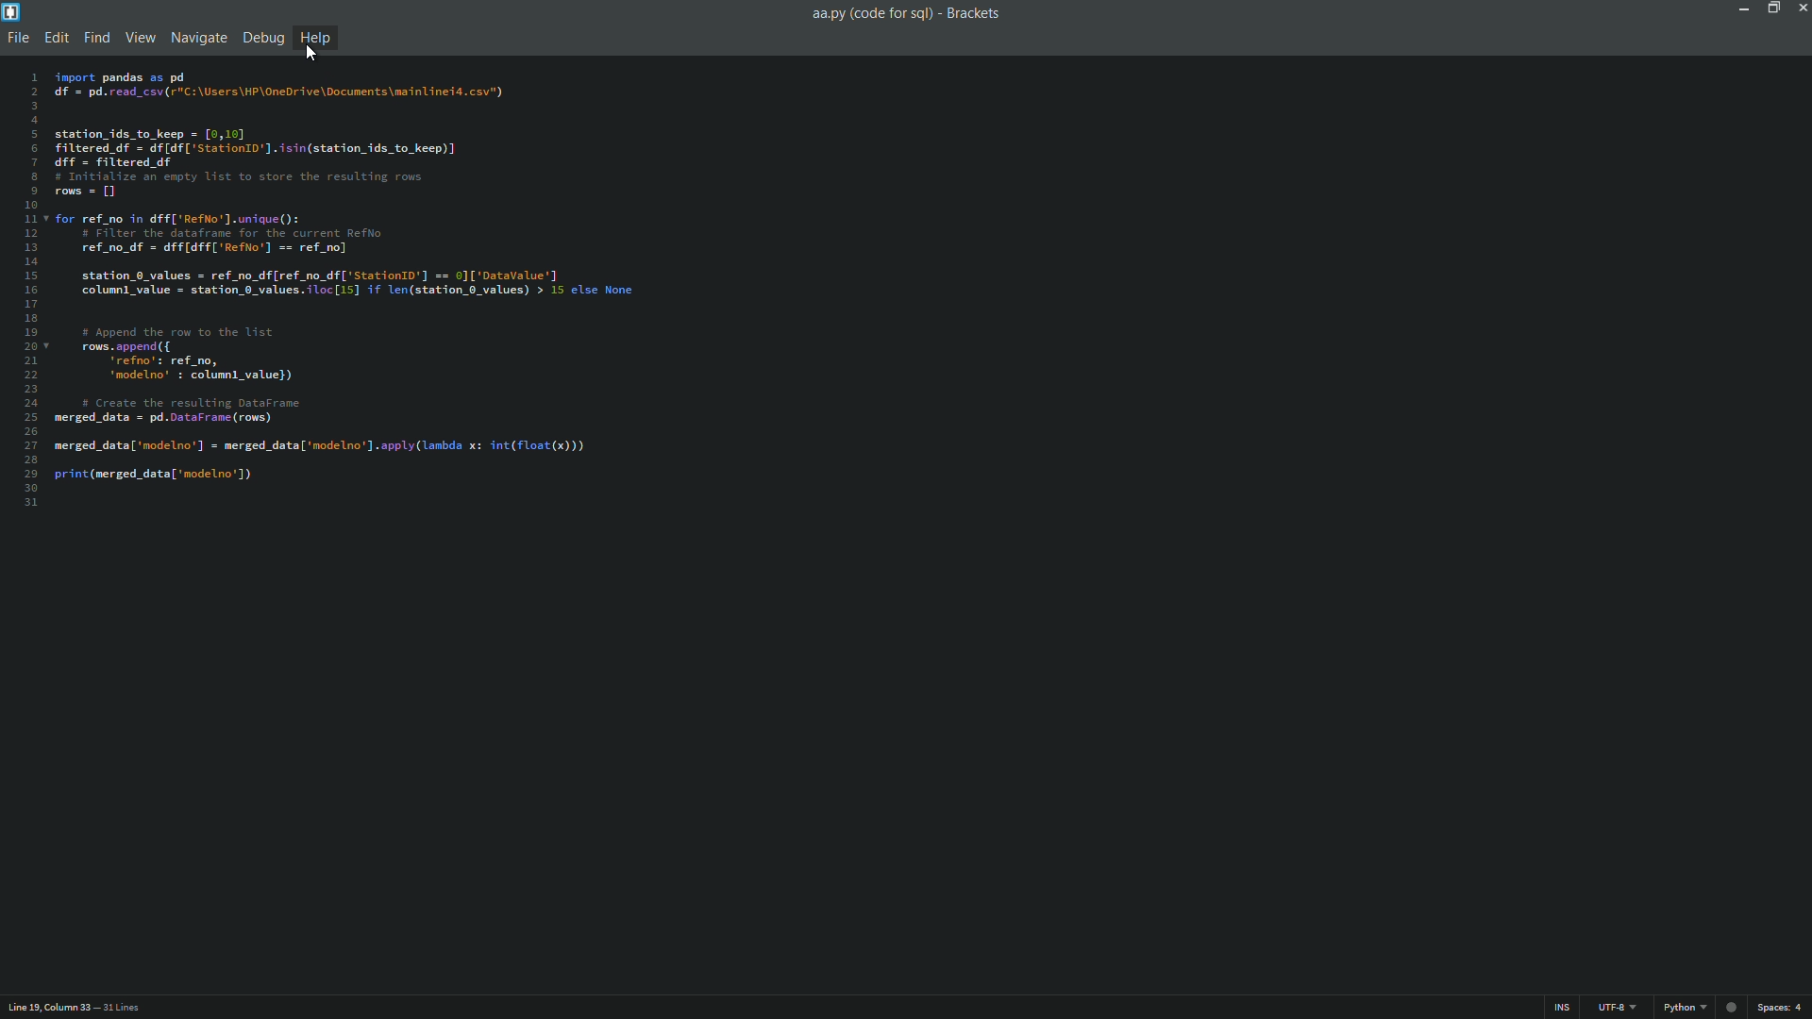 The height and width of the screenshot is (1019, 1812). What do you see at coordinates (260, 39) in the screenshot?
I see `debug menu` at bounding box center [260, 39].